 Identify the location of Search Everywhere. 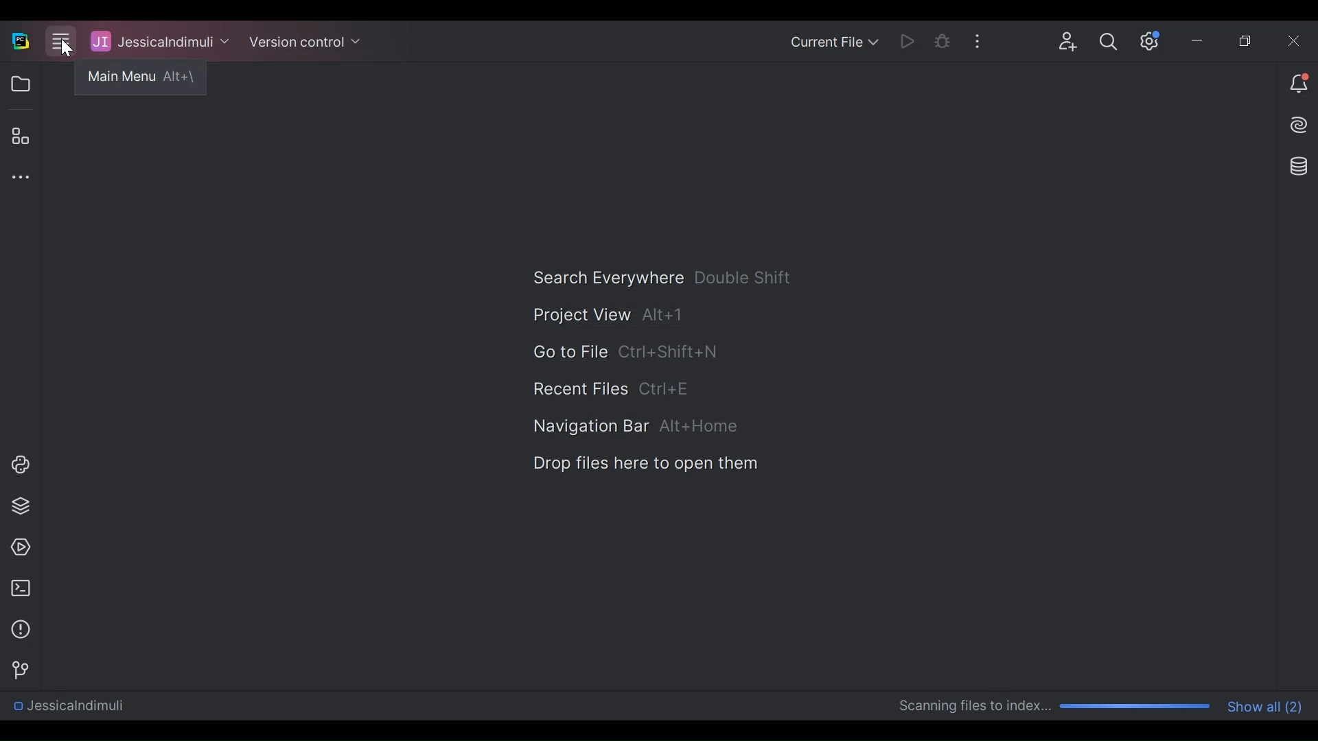
(662, 278).